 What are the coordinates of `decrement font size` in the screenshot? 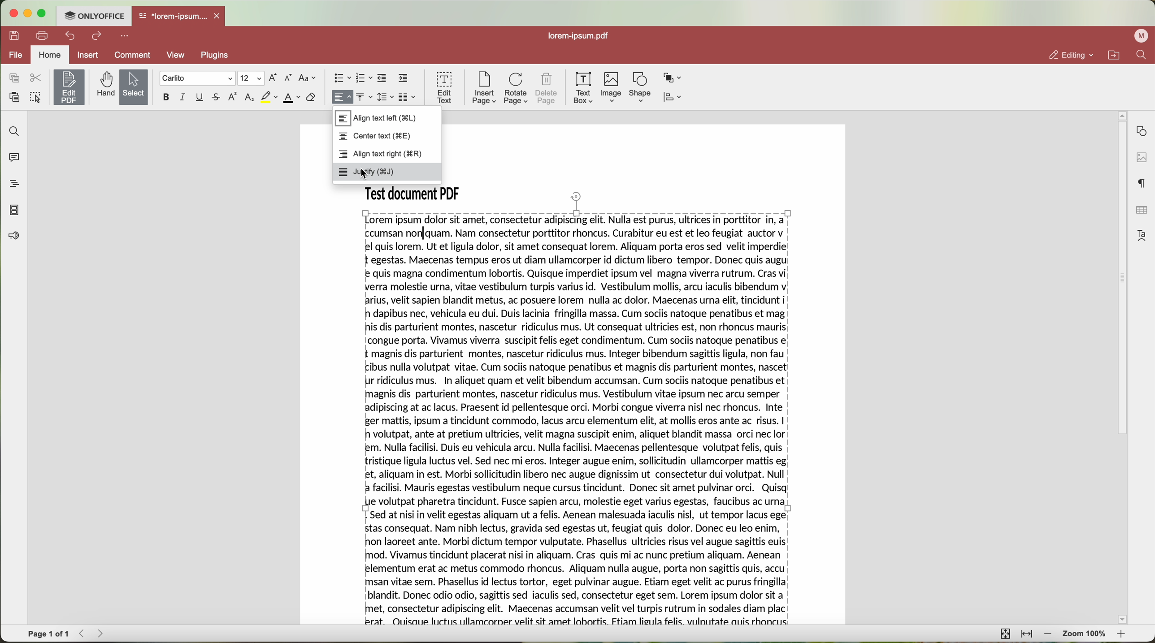 It's located at (289, 78).